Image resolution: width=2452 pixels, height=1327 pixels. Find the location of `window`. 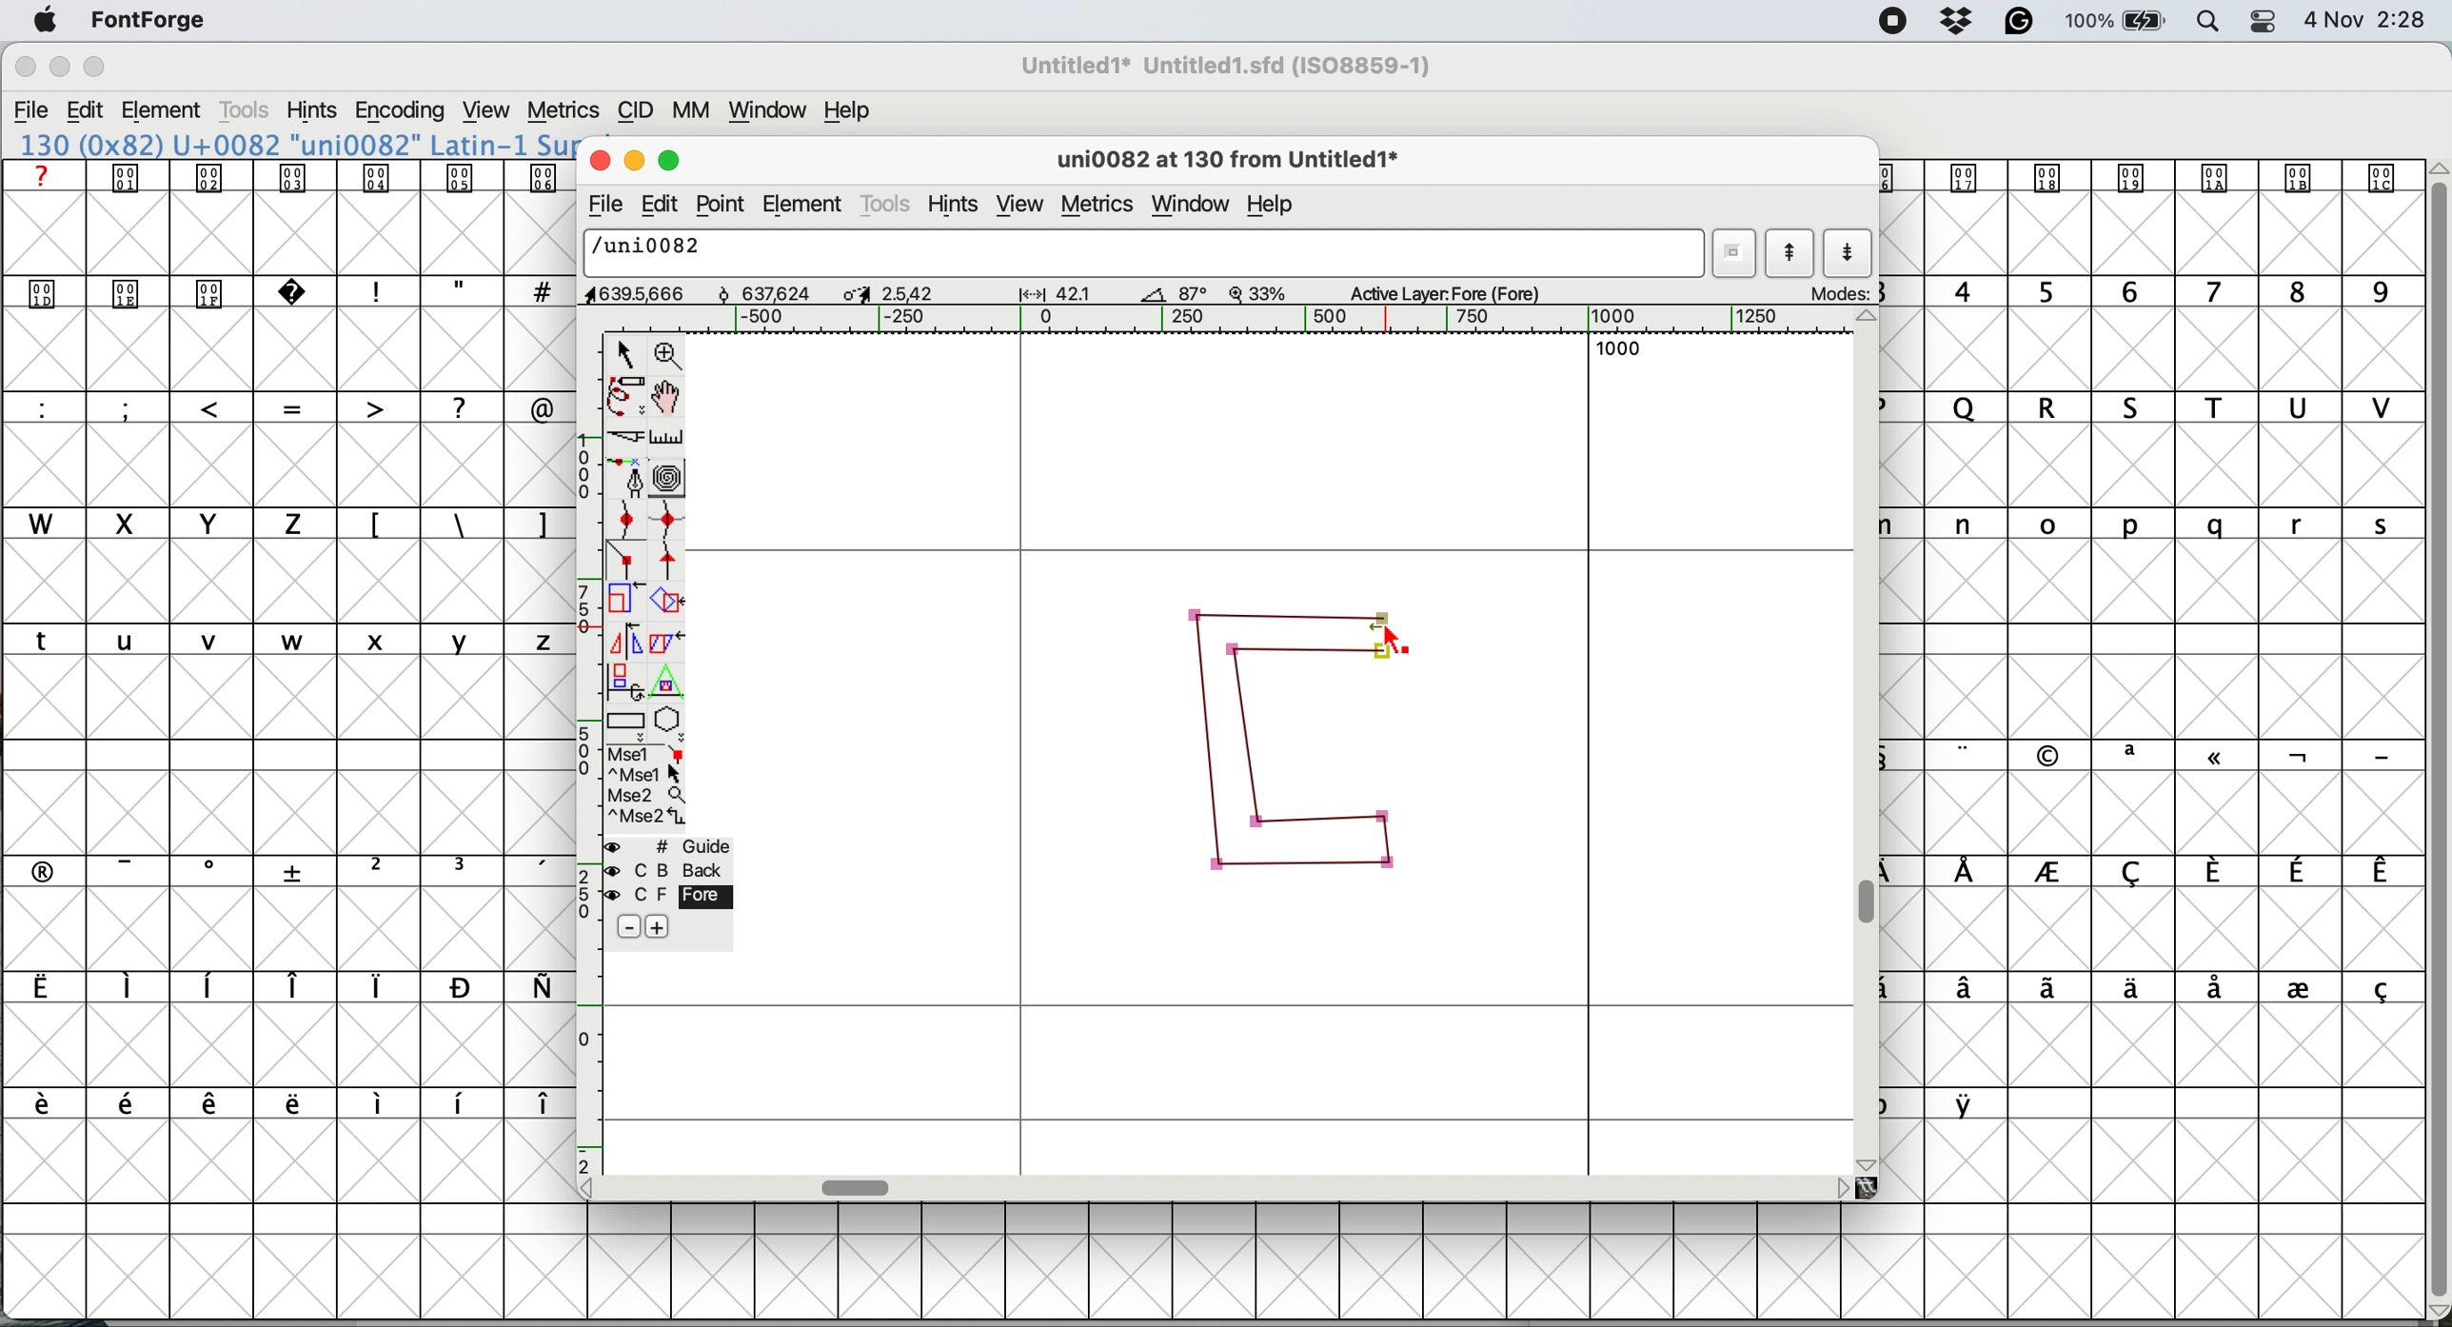

window is located at coordinates (771, 110).